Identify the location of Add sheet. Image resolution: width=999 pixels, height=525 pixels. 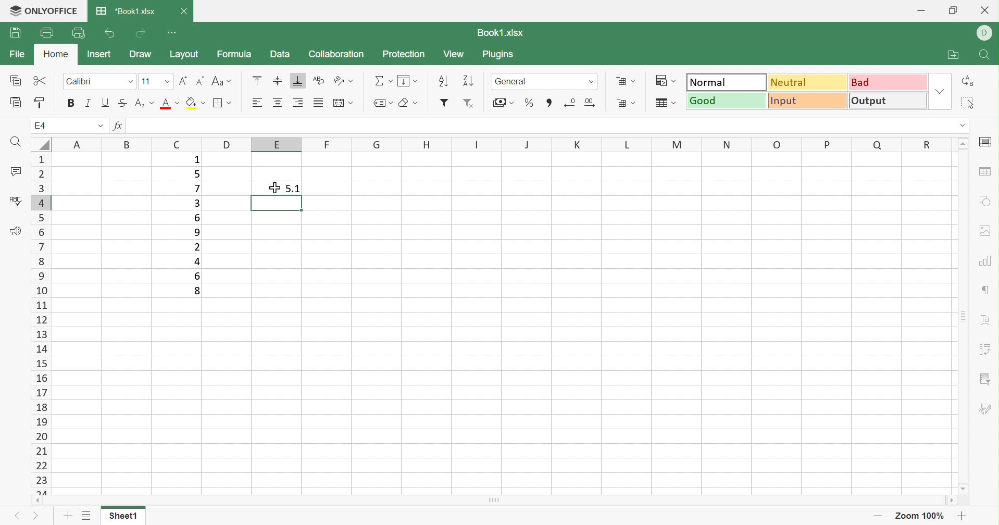
(68, 517).